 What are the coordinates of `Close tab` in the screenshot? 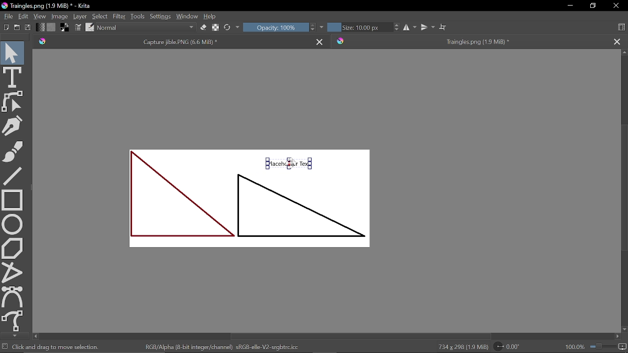 It's located at (320, 42).